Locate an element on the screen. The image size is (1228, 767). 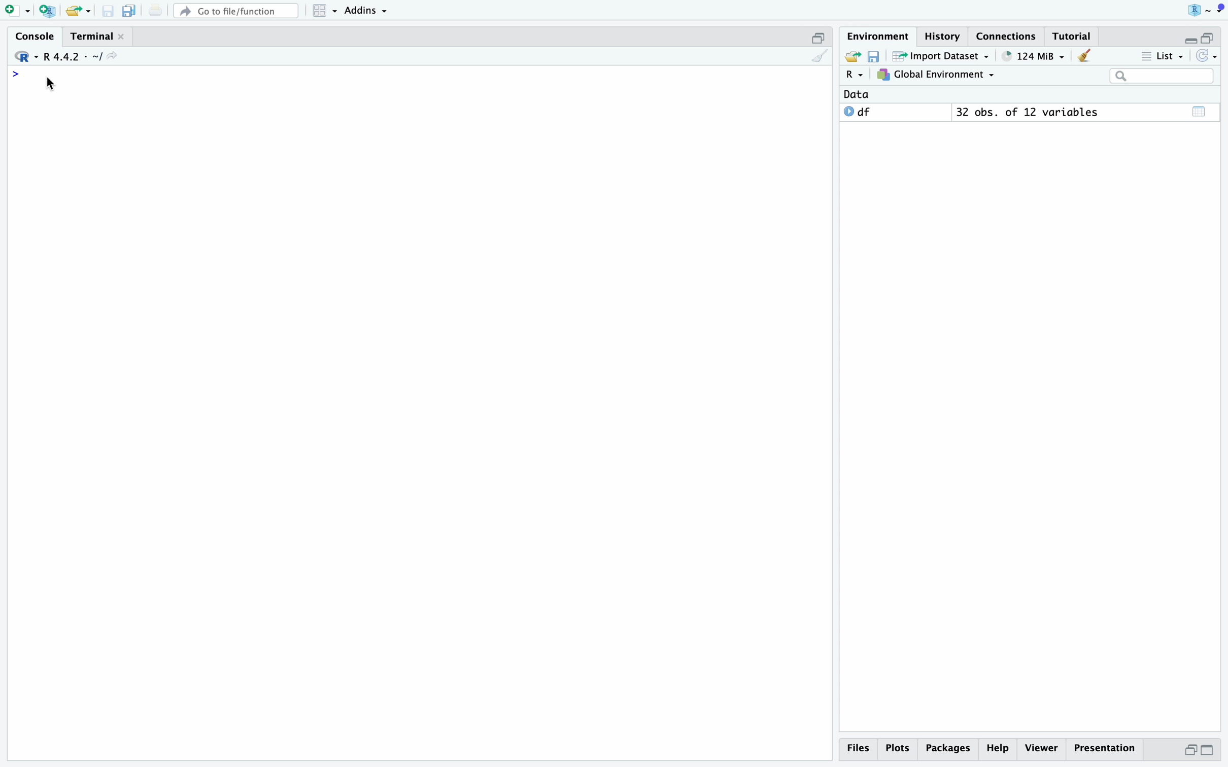
df is located at coordinates (858, 111).